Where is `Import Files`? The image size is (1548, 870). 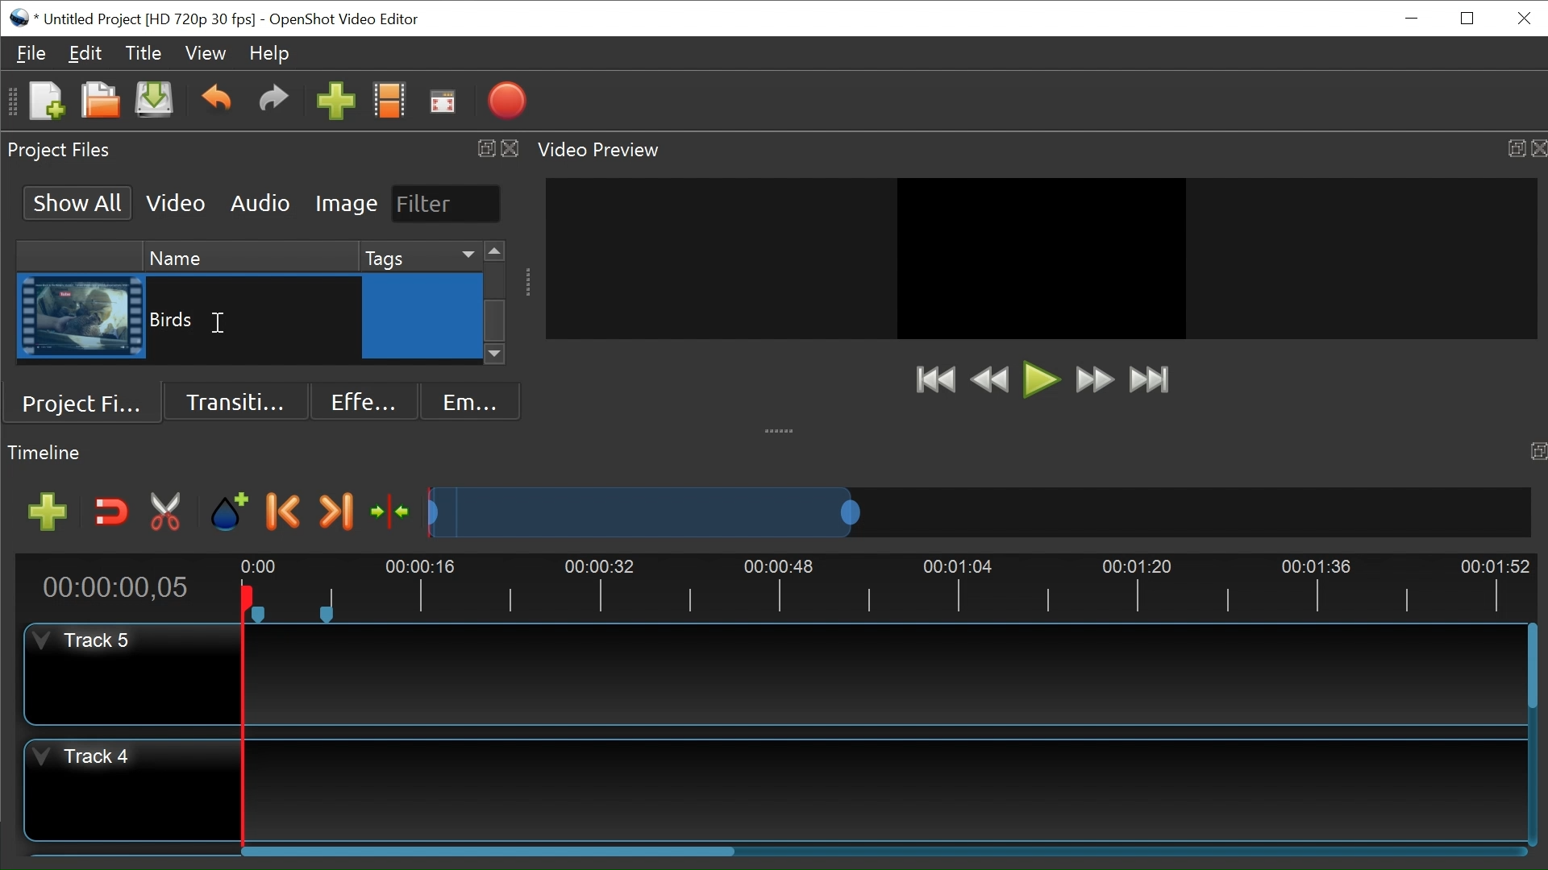 Import Files is located at coordinates (335, 102).